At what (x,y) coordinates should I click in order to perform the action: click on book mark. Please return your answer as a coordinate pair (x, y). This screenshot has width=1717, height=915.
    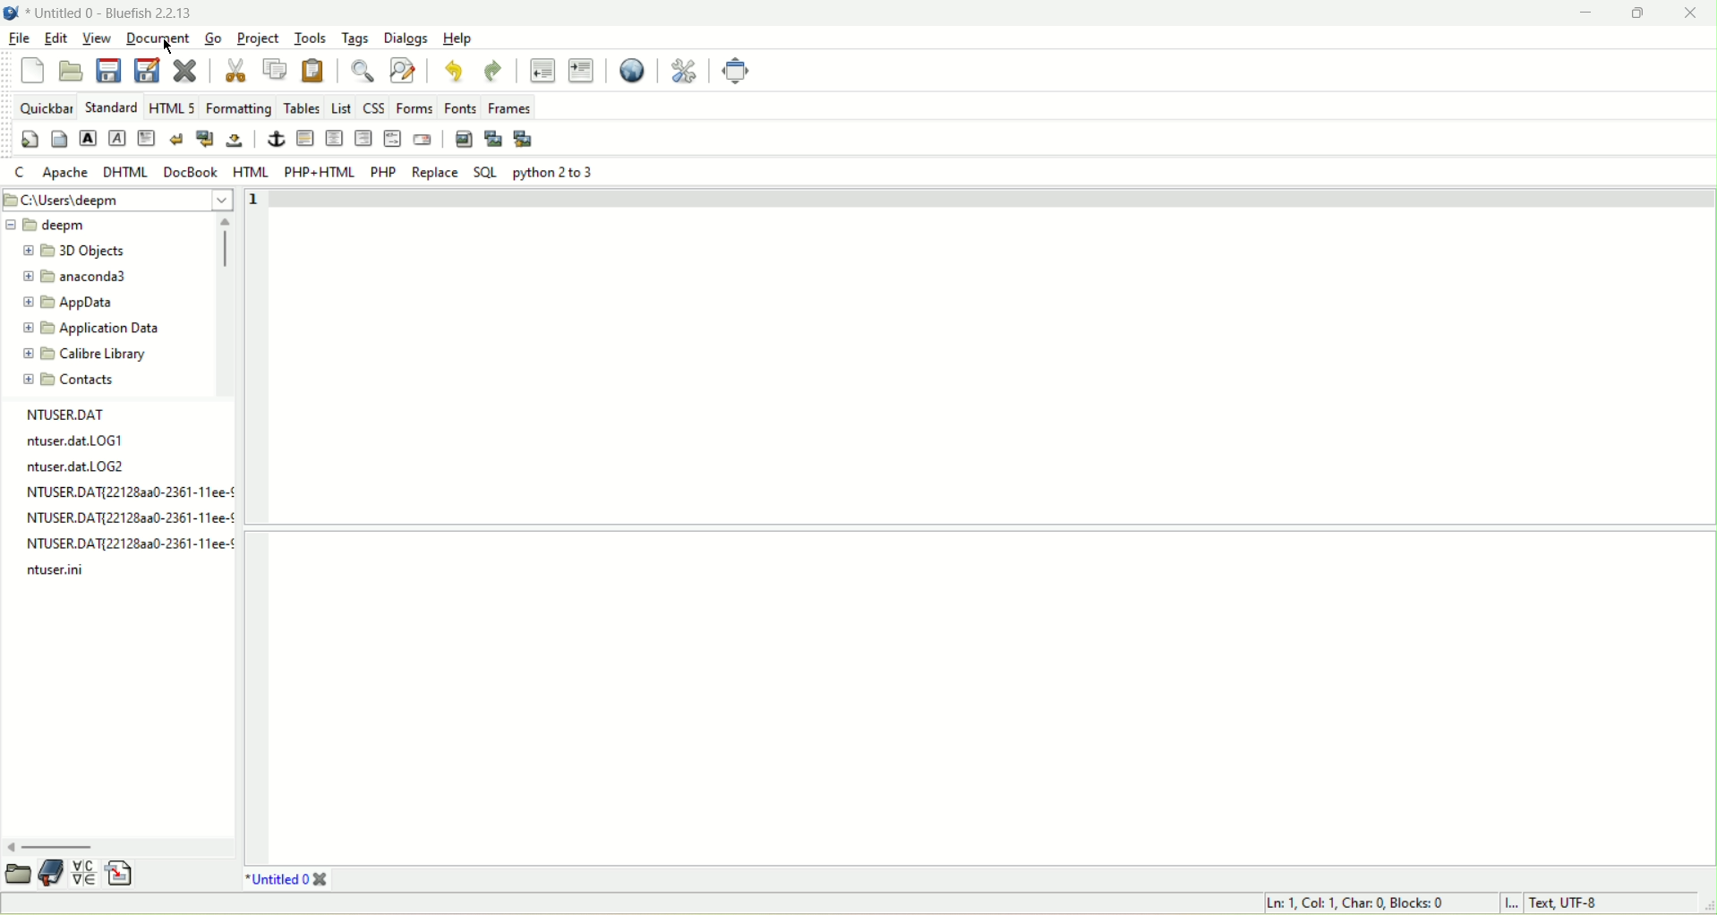
    Looking at the image, I should click on (53, 873).